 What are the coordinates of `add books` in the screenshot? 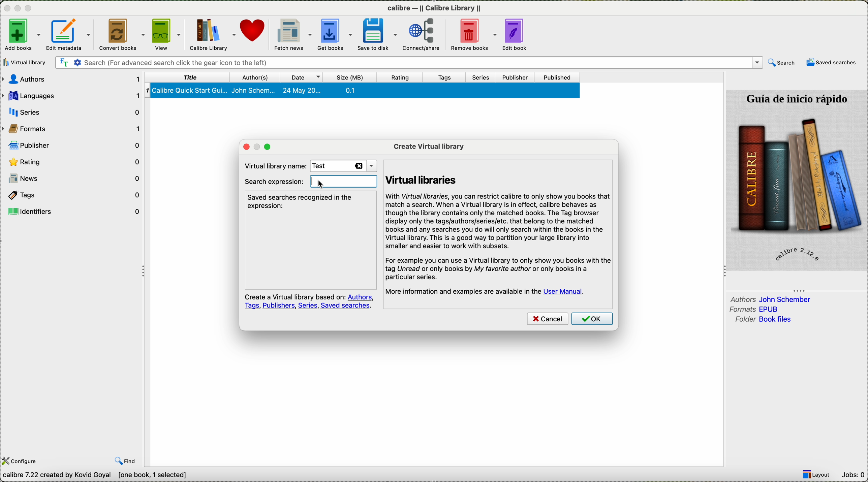 It's located at (21, 34).